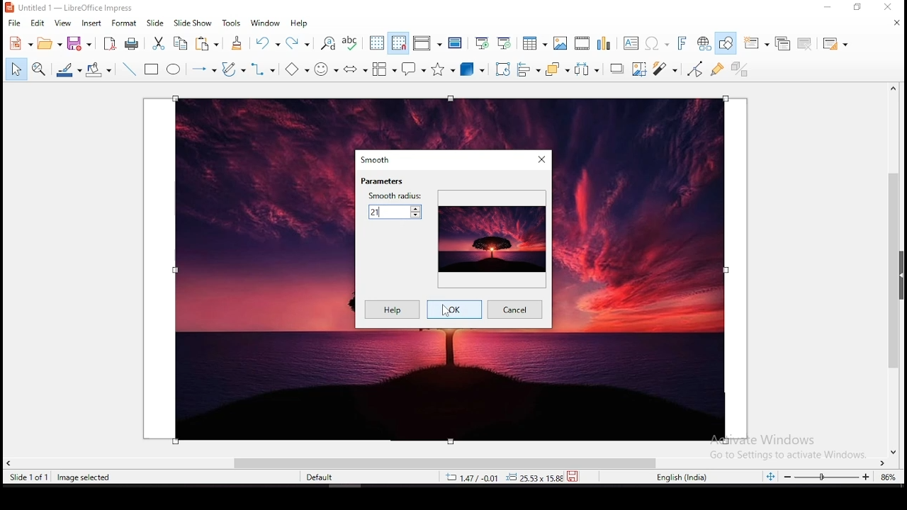 The height and width of the screenshot is (510, 907). What do you see at coordinates (13, 23) in the screenshot?
I see `file` at bounding box center [13, 23].